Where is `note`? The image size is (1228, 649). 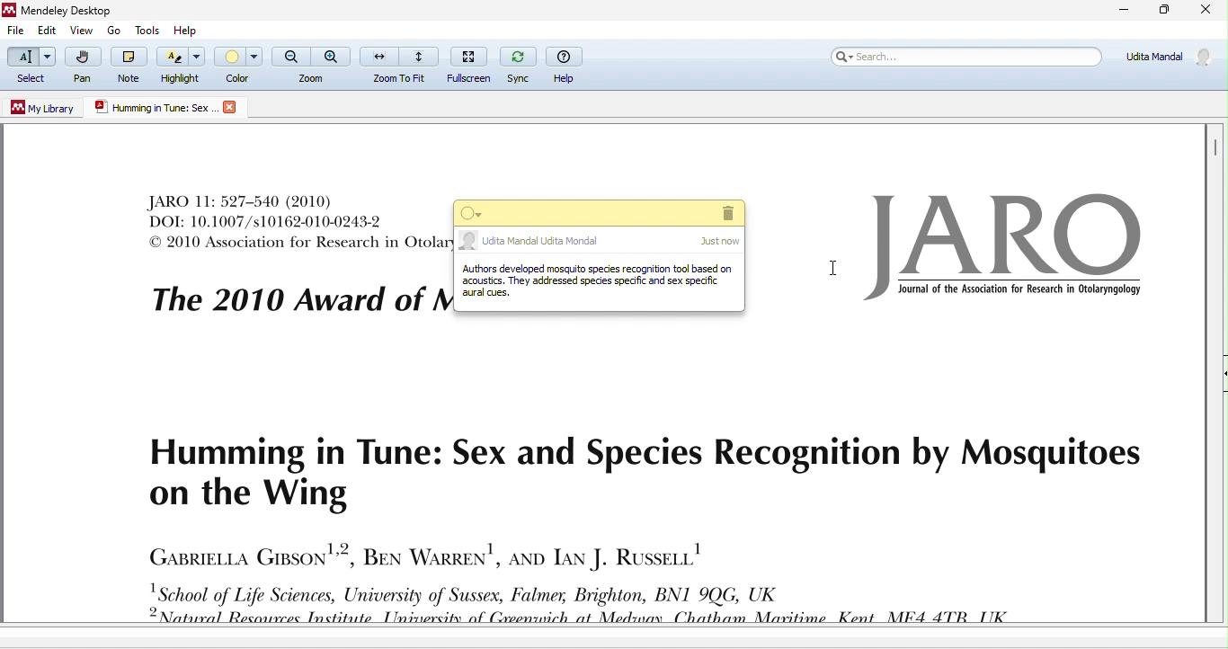 note is located at coordinates (599, 287).